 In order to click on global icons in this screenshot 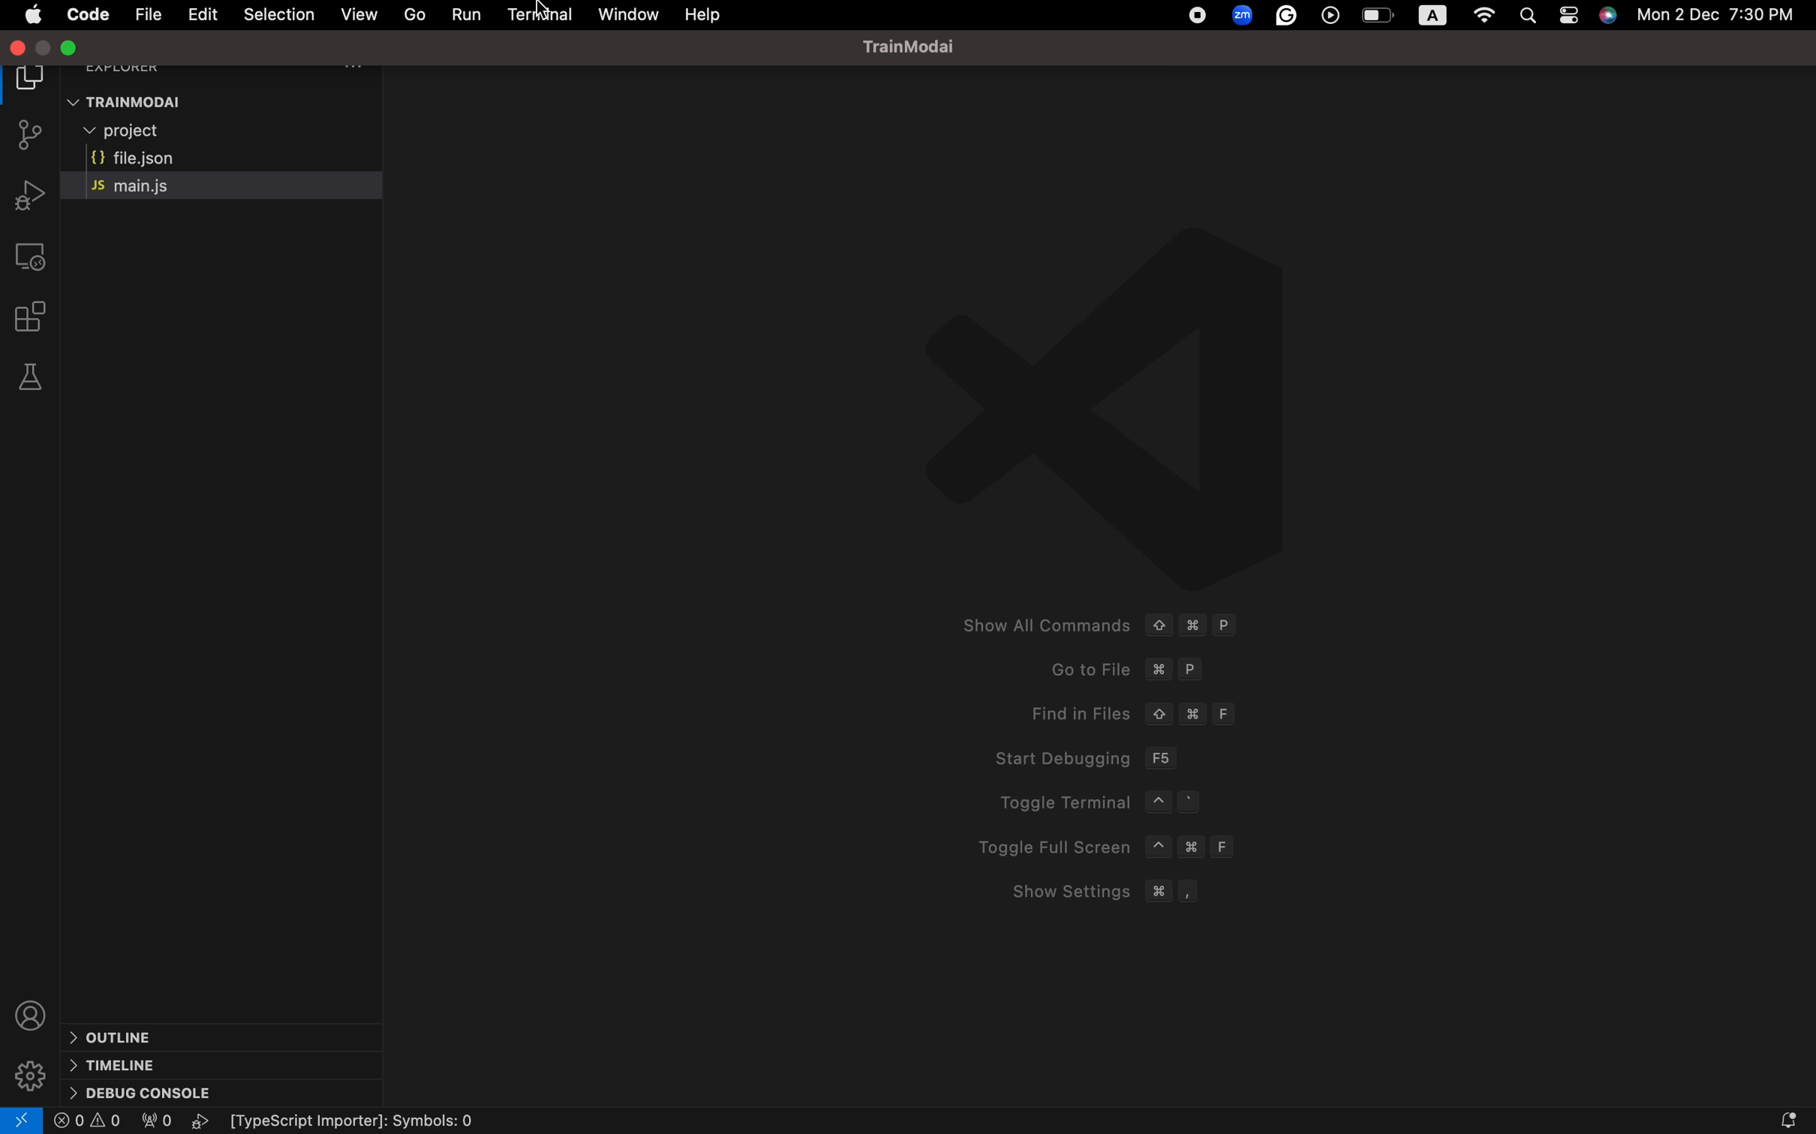, I will do `click(1195, 17)`.